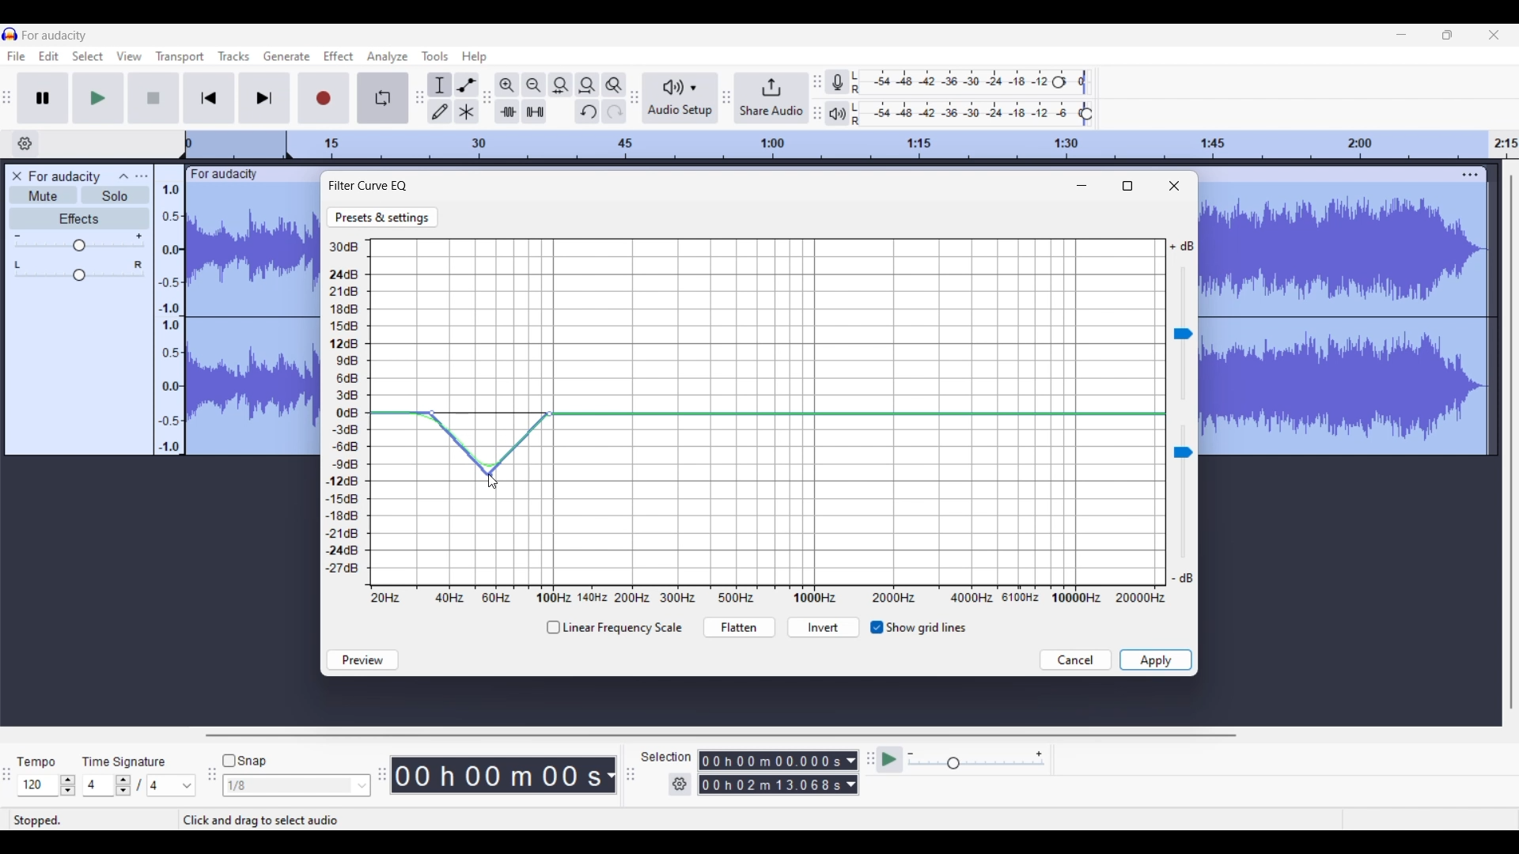 This screenshot has width=1519, height=854. Describe the element at coordinates (387, 57) in the screenshot. I see `Analyze menu` at that location.